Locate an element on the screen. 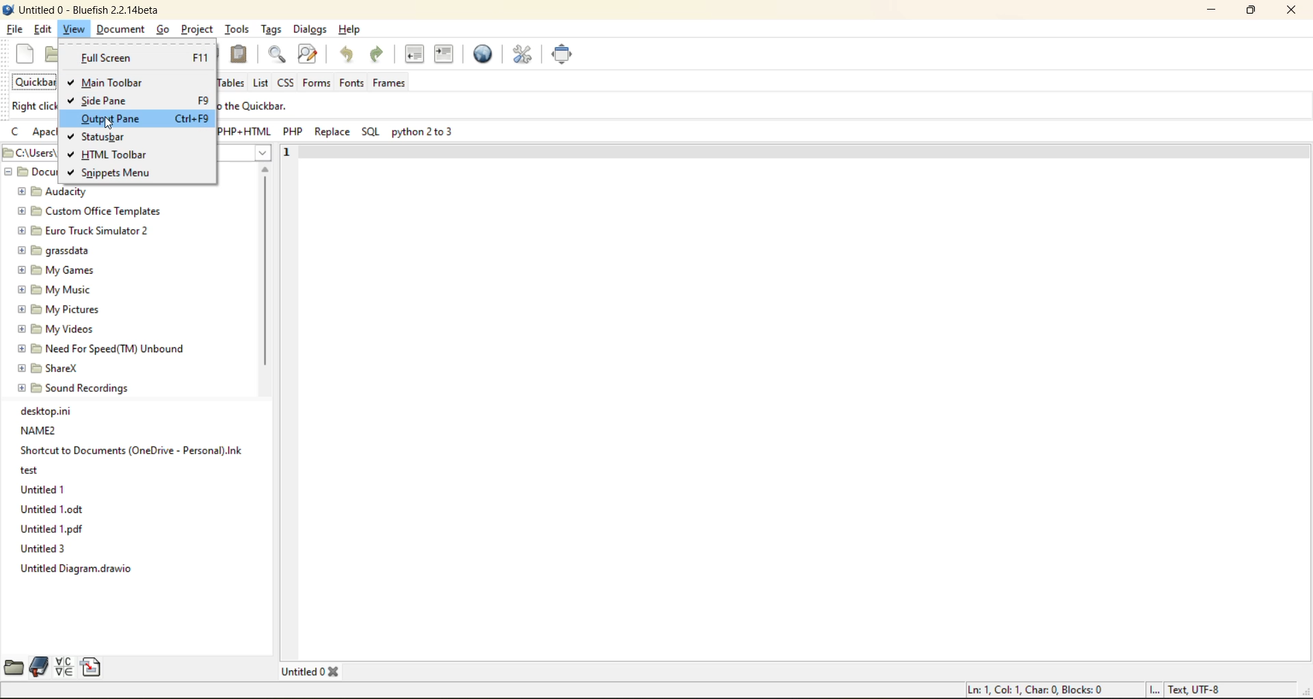 The image size is (1313, 699). file is located at coordinates (14, 29).